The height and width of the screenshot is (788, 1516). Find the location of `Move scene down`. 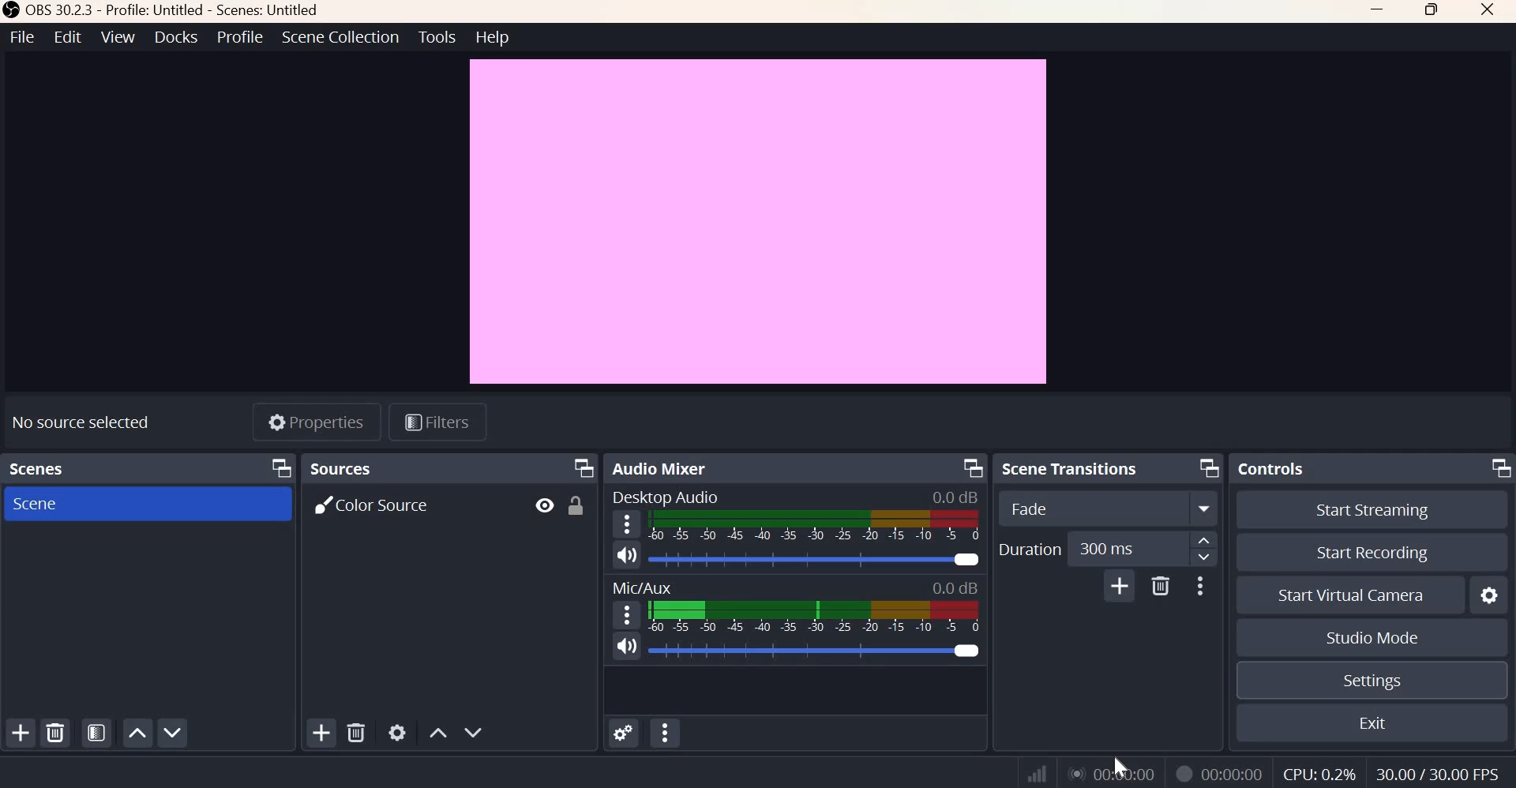

Move scene down is located at coordinates (174, 732).